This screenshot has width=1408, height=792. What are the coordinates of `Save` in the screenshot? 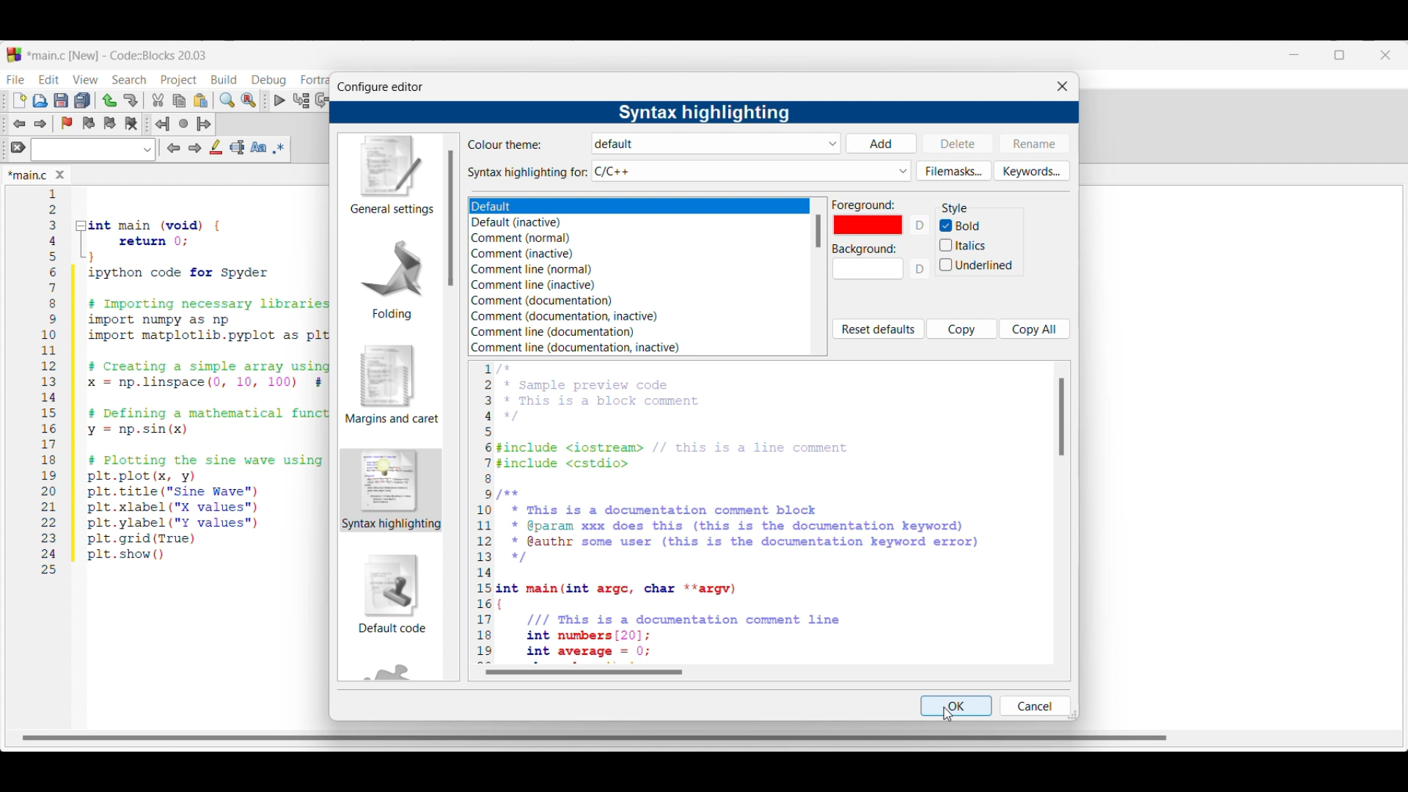 It's located at (61, 100).